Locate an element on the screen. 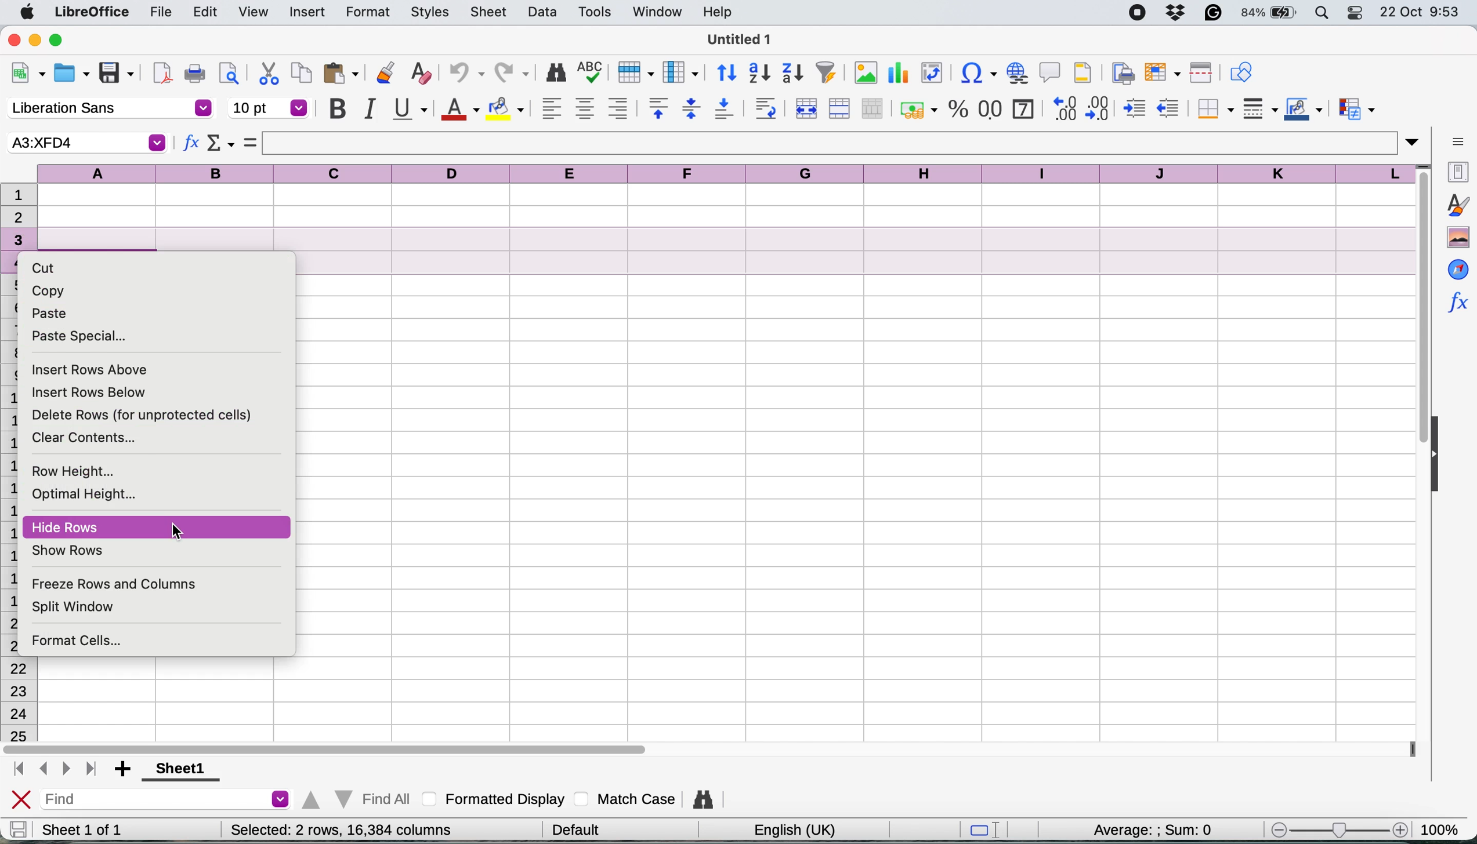  spelling is located at coordinates (591, 74).